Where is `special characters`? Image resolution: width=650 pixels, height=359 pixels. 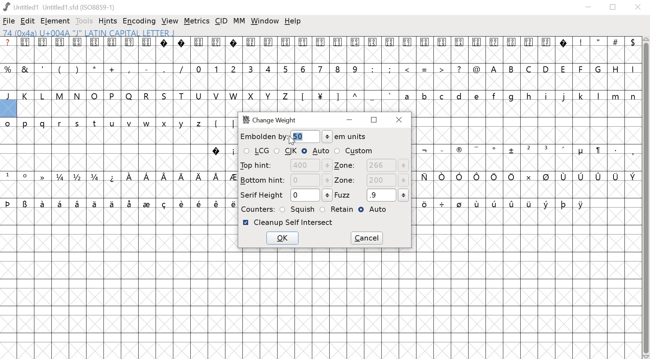 special characters is located at coordinates (423, 70).